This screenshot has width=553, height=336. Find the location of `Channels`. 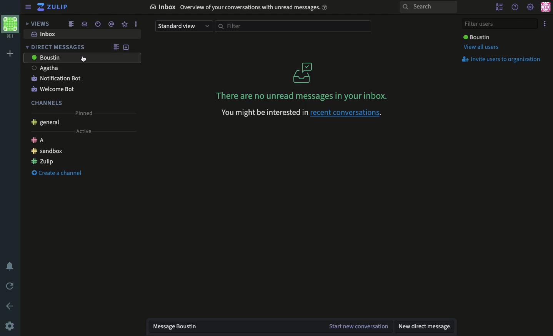

Channels is located at coordinates (48, 103).